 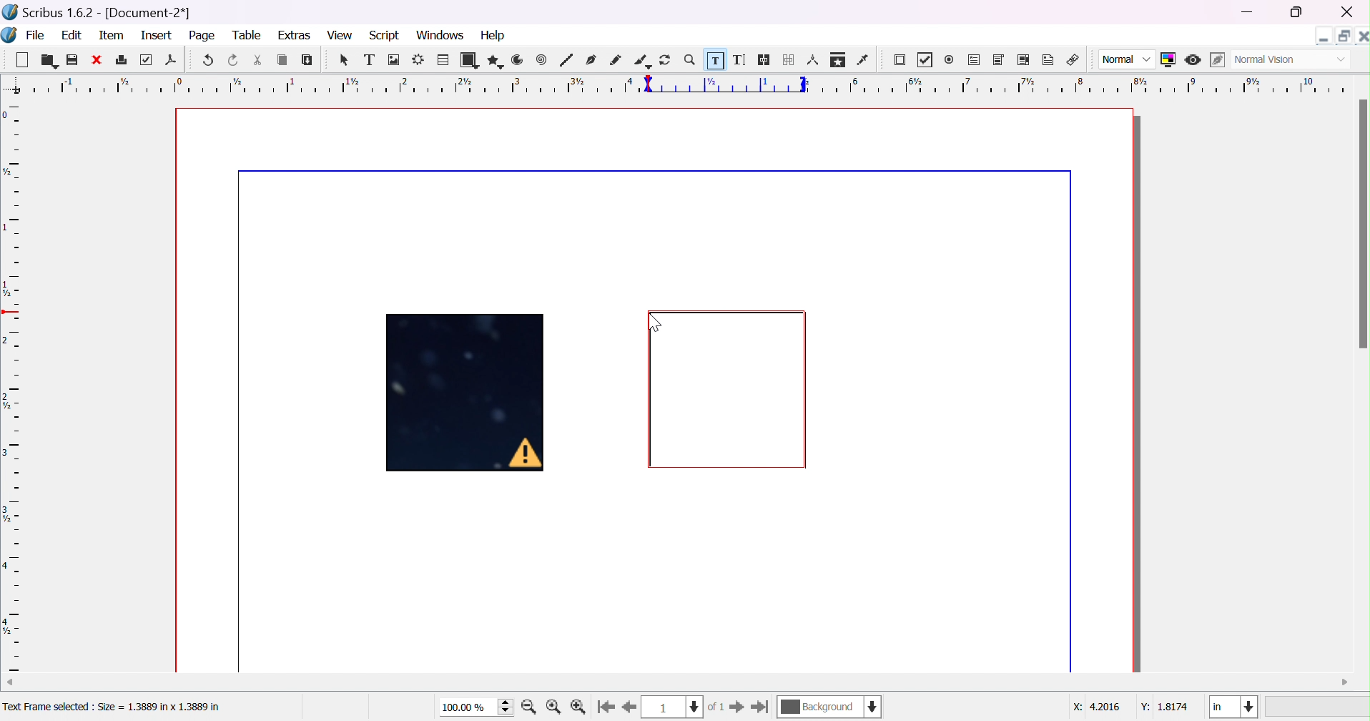 What do you see at coordinates (9, 34) in the screenshot?
I see `scribus icon` at bounding box center [9, 34].